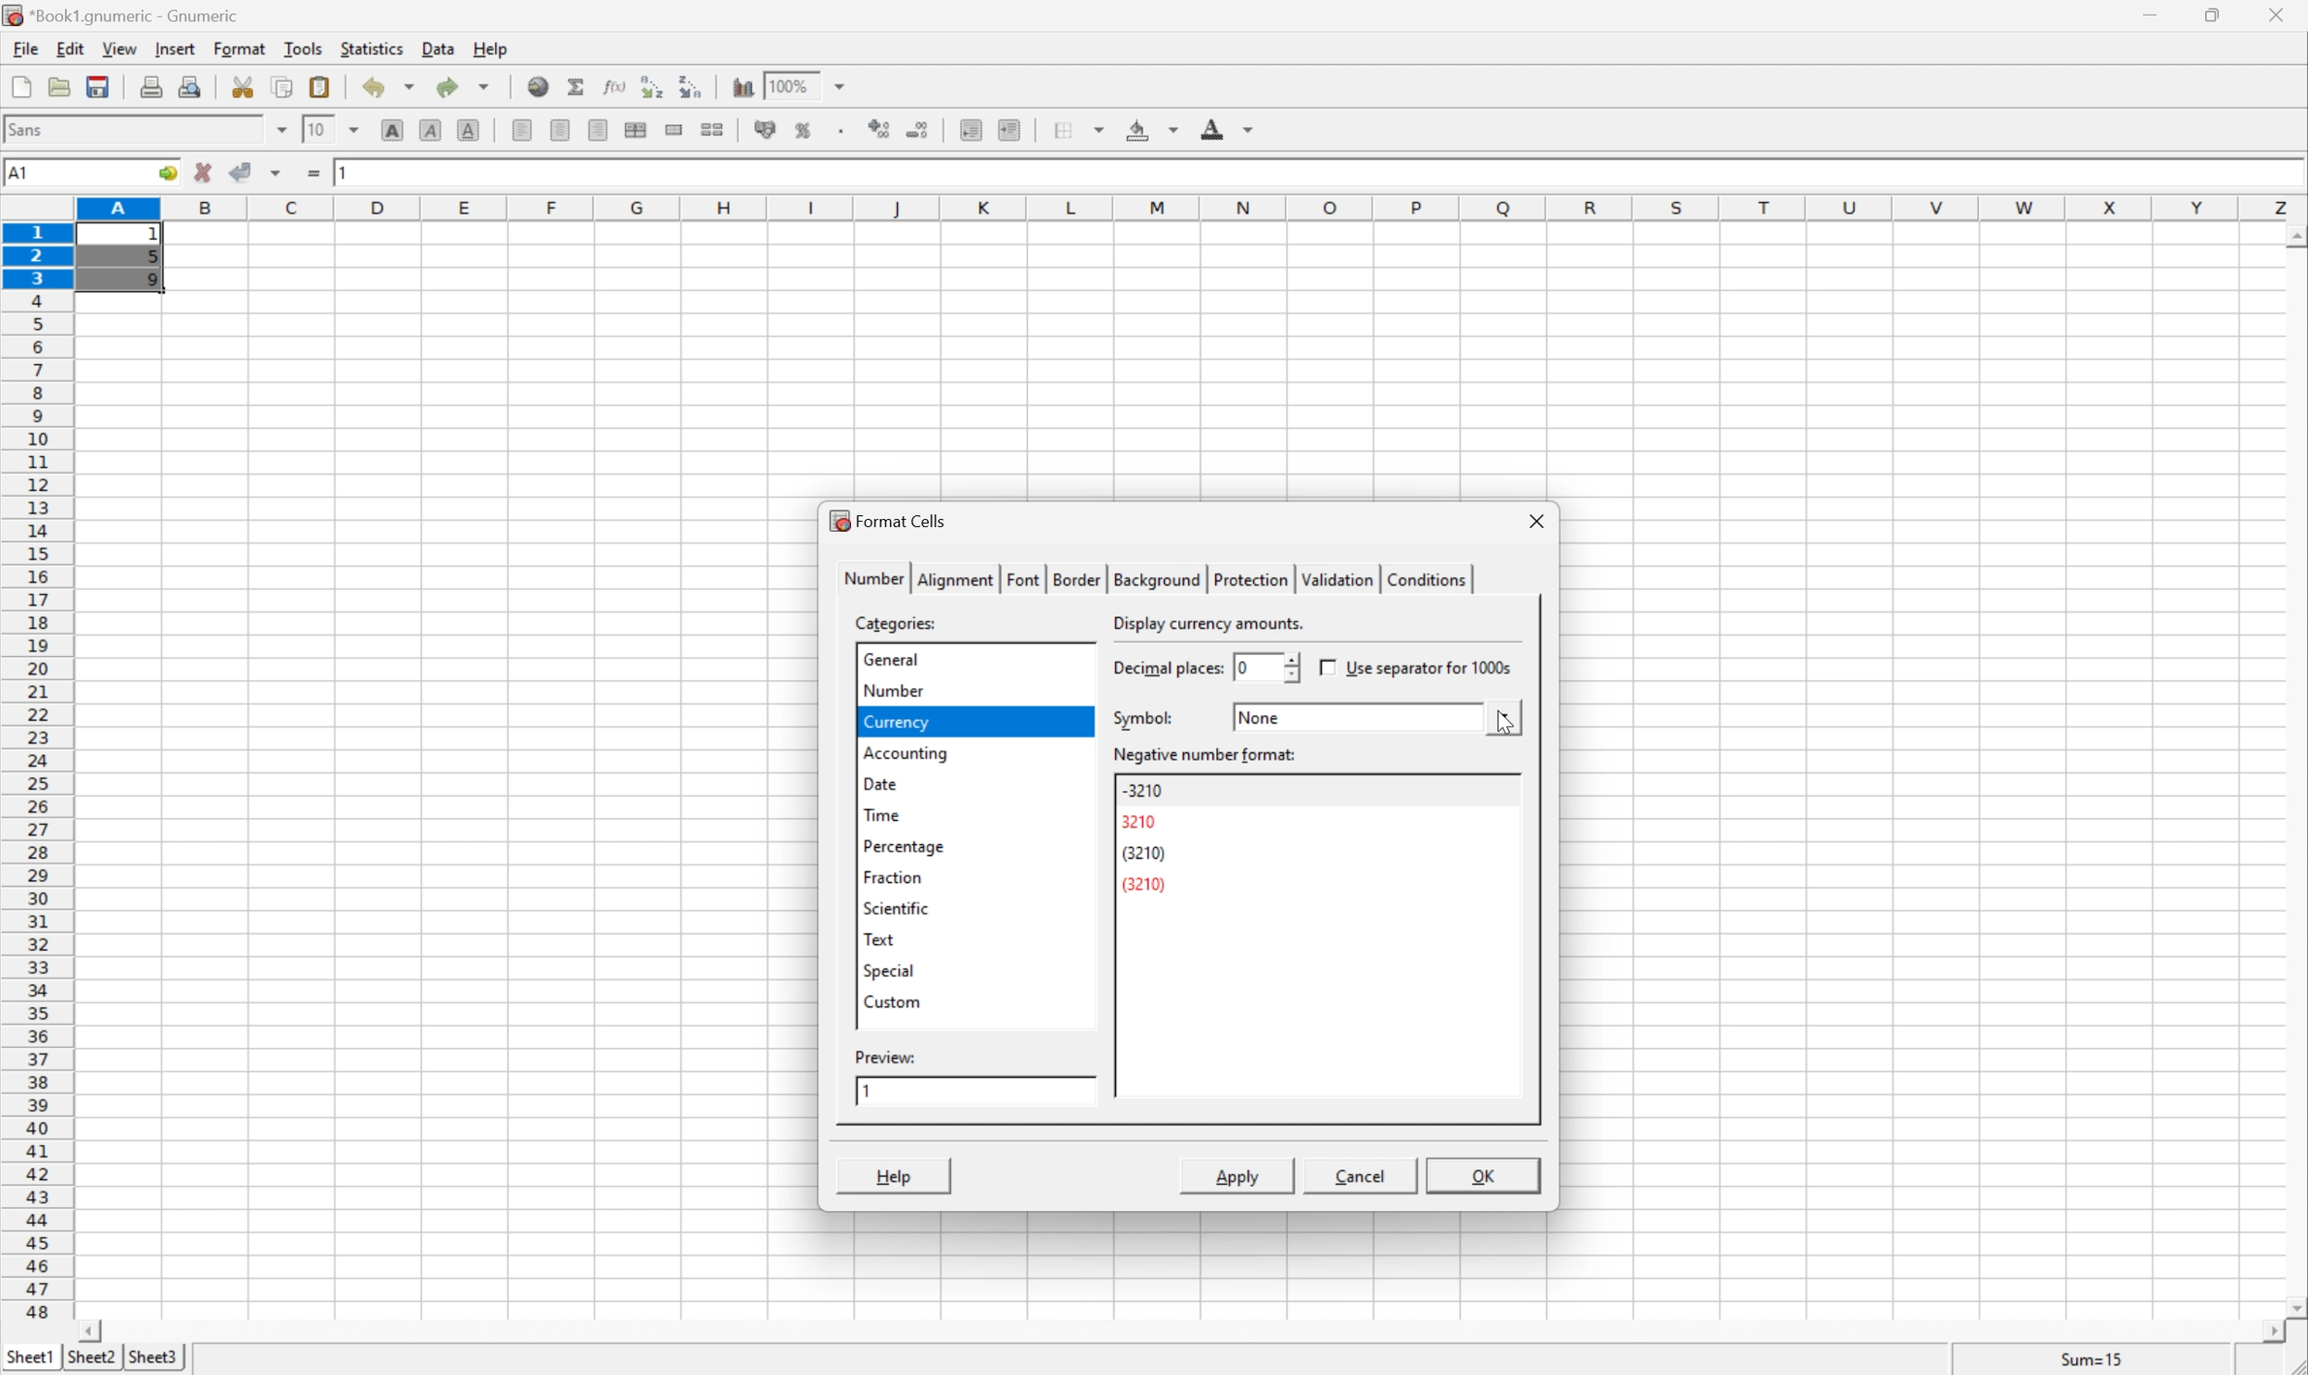  What do you see at coordinates (1011, 130) in the screenshot?
I see `increase indent` at bounding box center [1011, 130].